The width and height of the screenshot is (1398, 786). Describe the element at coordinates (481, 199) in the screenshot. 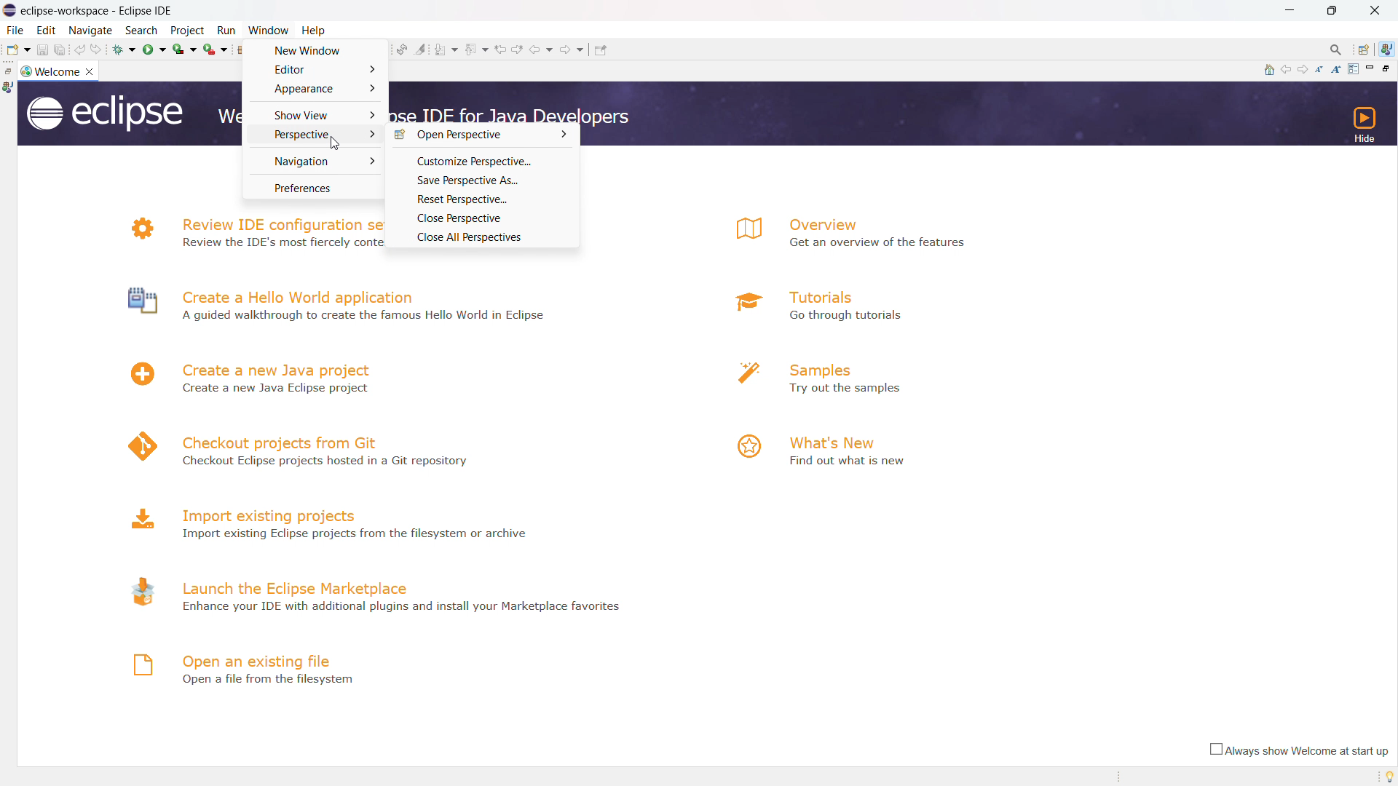

I see `reset perspective` at that location.